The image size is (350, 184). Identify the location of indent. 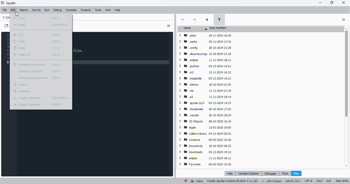
(20, 85).